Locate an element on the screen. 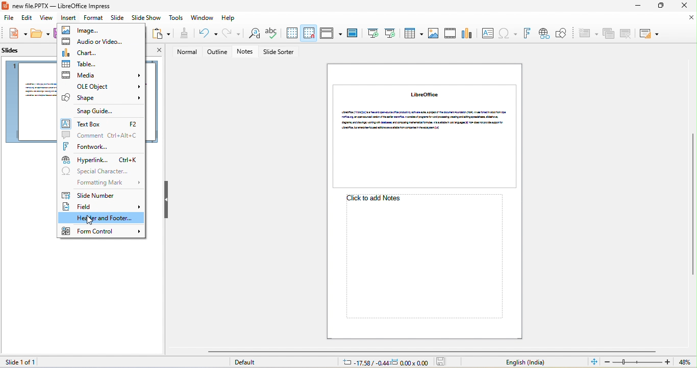  table is located at coordinates (97, 64).